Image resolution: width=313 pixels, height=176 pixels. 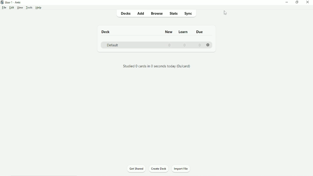 What do you see at coordinates (181, 169) in the screenshot?
I see `Import File` at bounding box center [181, 169].